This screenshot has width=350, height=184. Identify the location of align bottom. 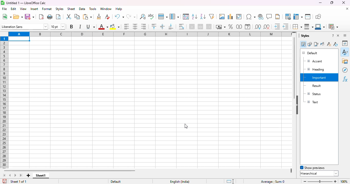
(170, 27).